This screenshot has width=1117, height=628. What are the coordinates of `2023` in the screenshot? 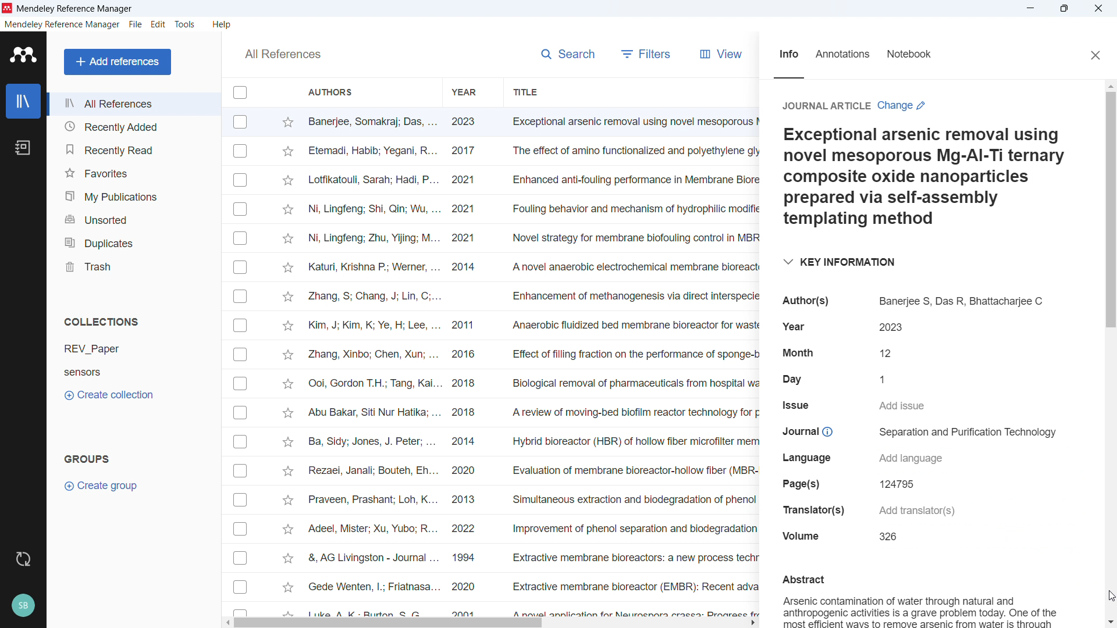 It's located at (465, 123).